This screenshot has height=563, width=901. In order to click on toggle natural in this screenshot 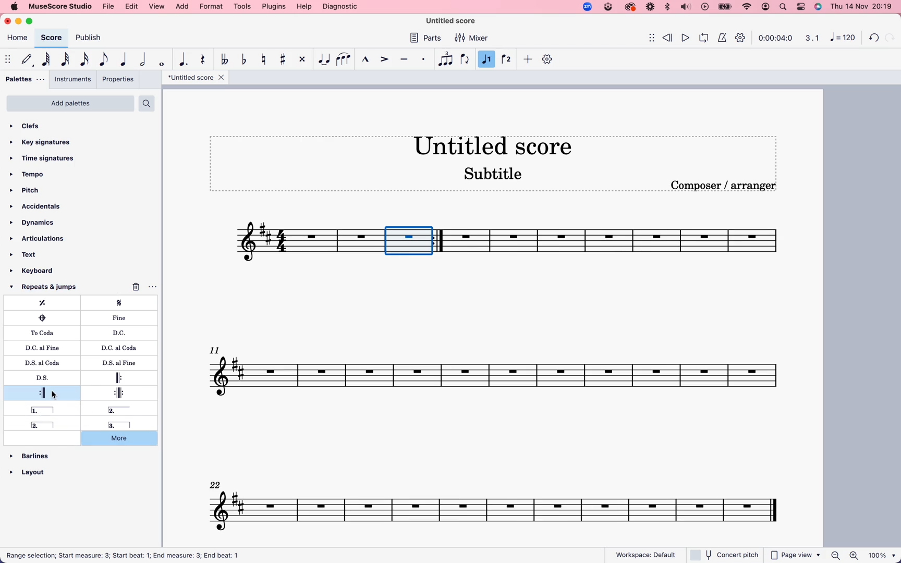, I will do `click(265, 60)`.